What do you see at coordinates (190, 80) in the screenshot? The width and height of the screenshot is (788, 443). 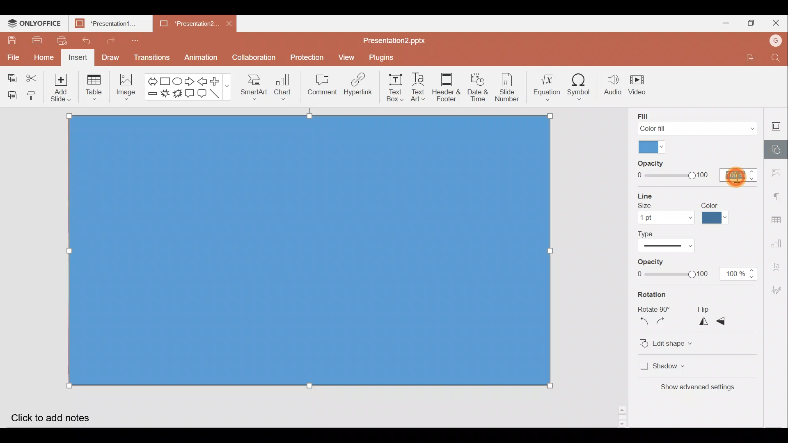 I see `Right arrow` at bounding box center [190, 80].